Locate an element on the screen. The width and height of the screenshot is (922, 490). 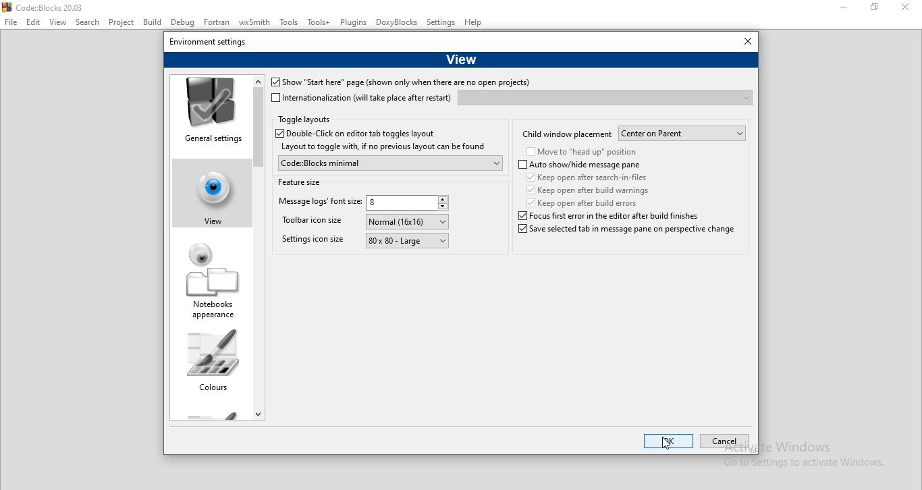
environment settings is located at coordinates (209, 40).